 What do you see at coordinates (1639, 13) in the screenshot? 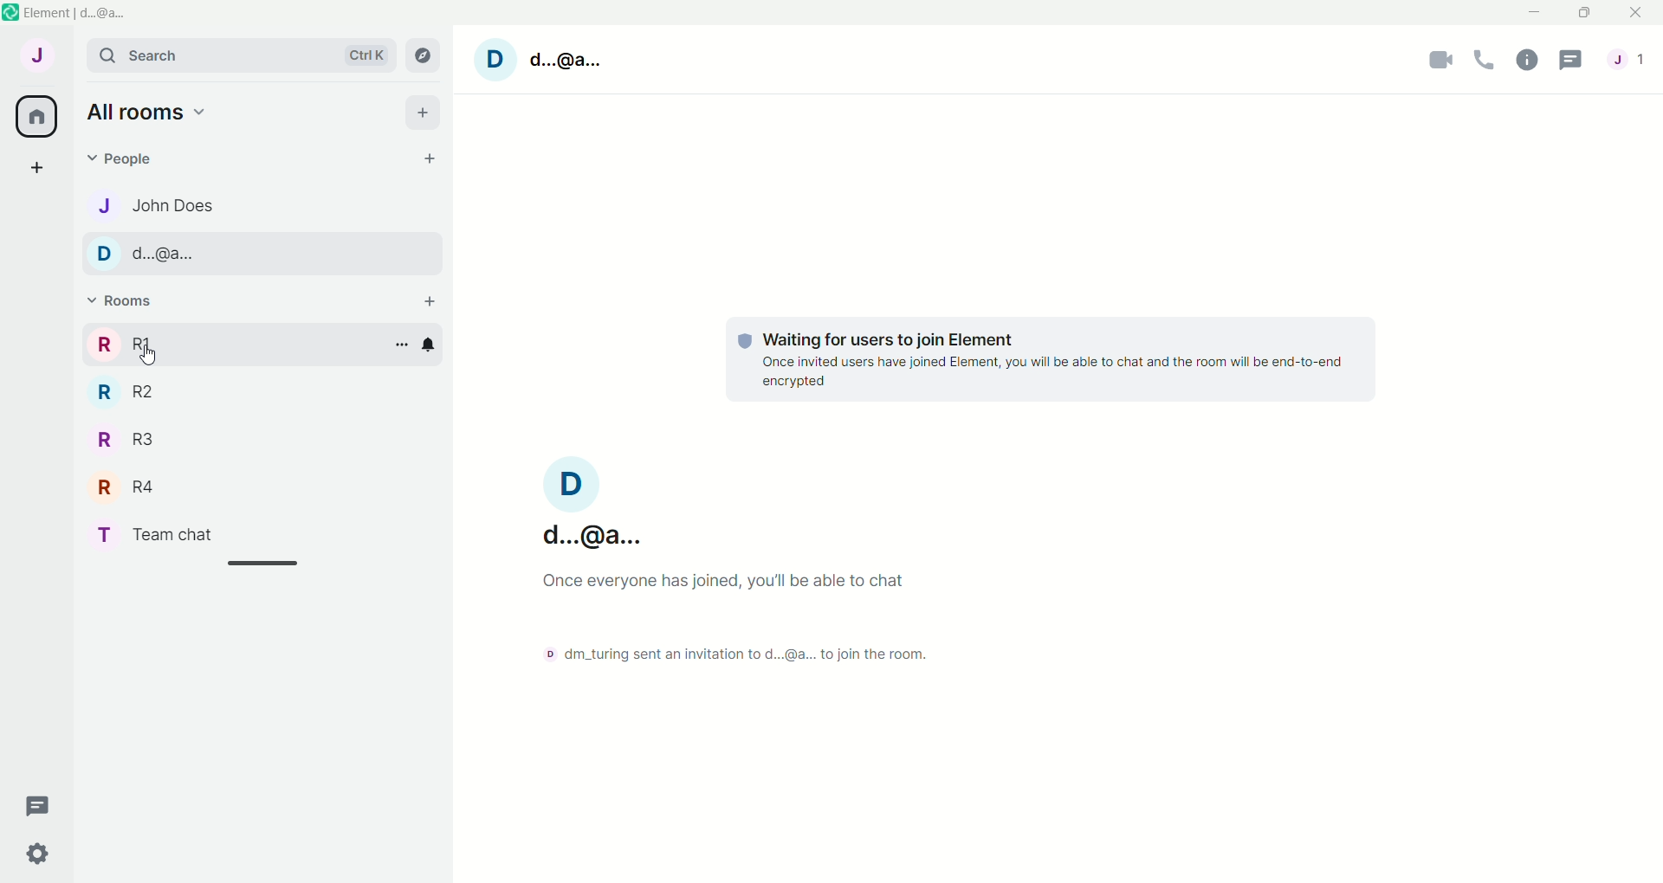
I see `close` at bounding box center [1639, 13].